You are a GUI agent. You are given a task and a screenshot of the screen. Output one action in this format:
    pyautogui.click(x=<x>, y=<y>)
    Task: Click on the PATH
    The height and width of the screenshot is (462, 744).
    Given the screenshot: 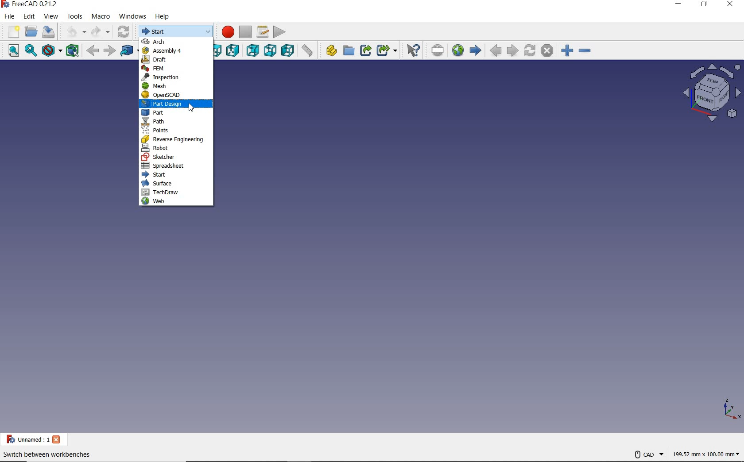 What is the action you would take?
    pyautogui.click(x=177, y=121)
    